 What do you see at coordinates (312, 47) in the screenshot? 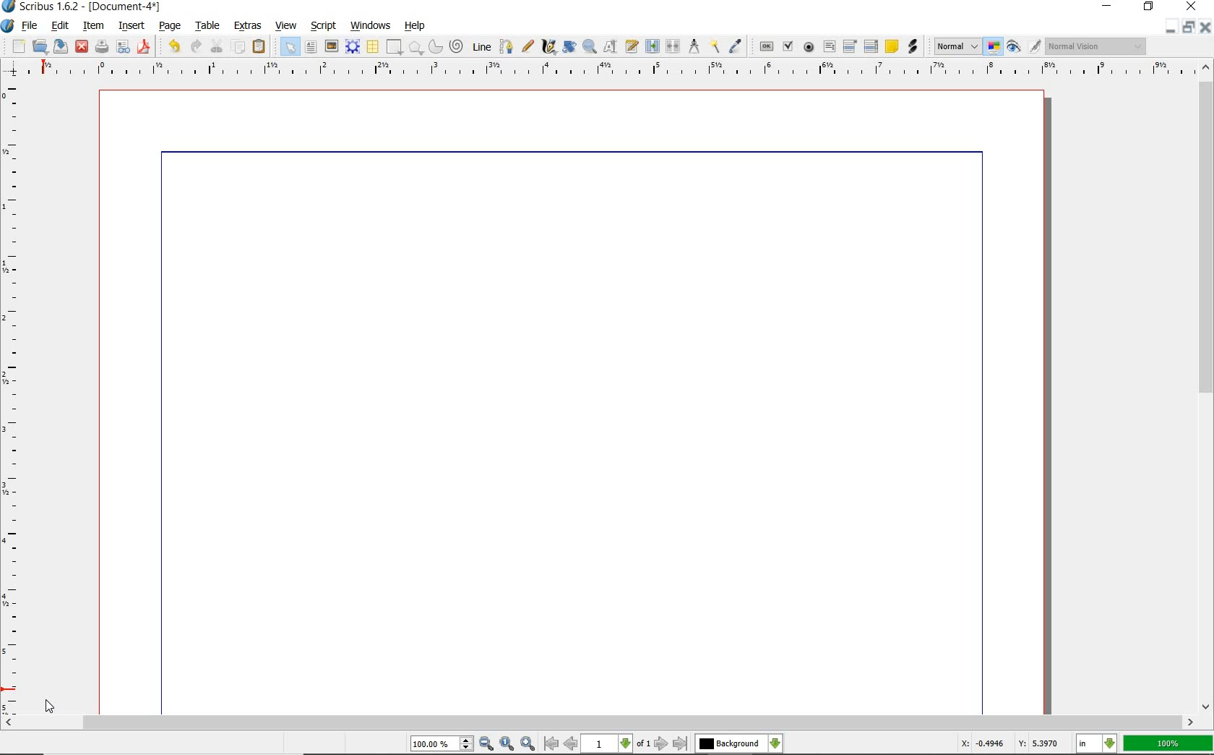
I see `text frame` at bounding box center [312, 47].